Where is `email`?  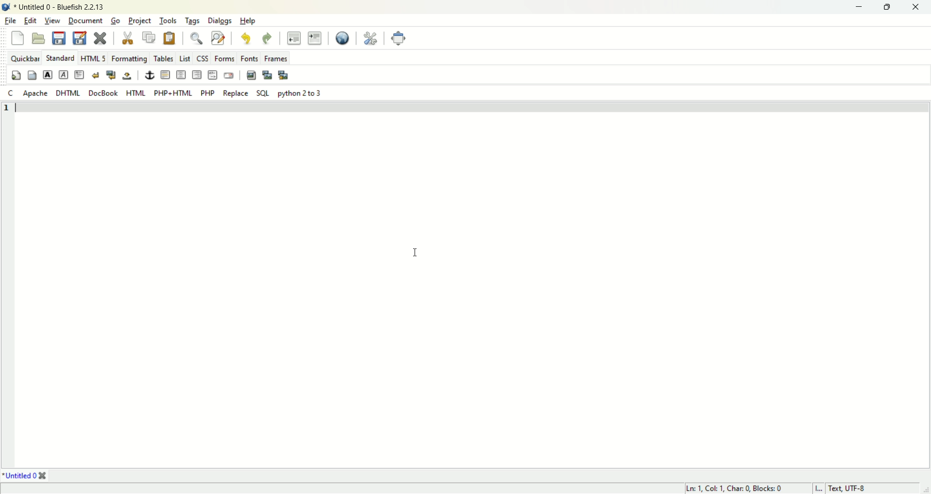 email is located at coordinates (229, 75).